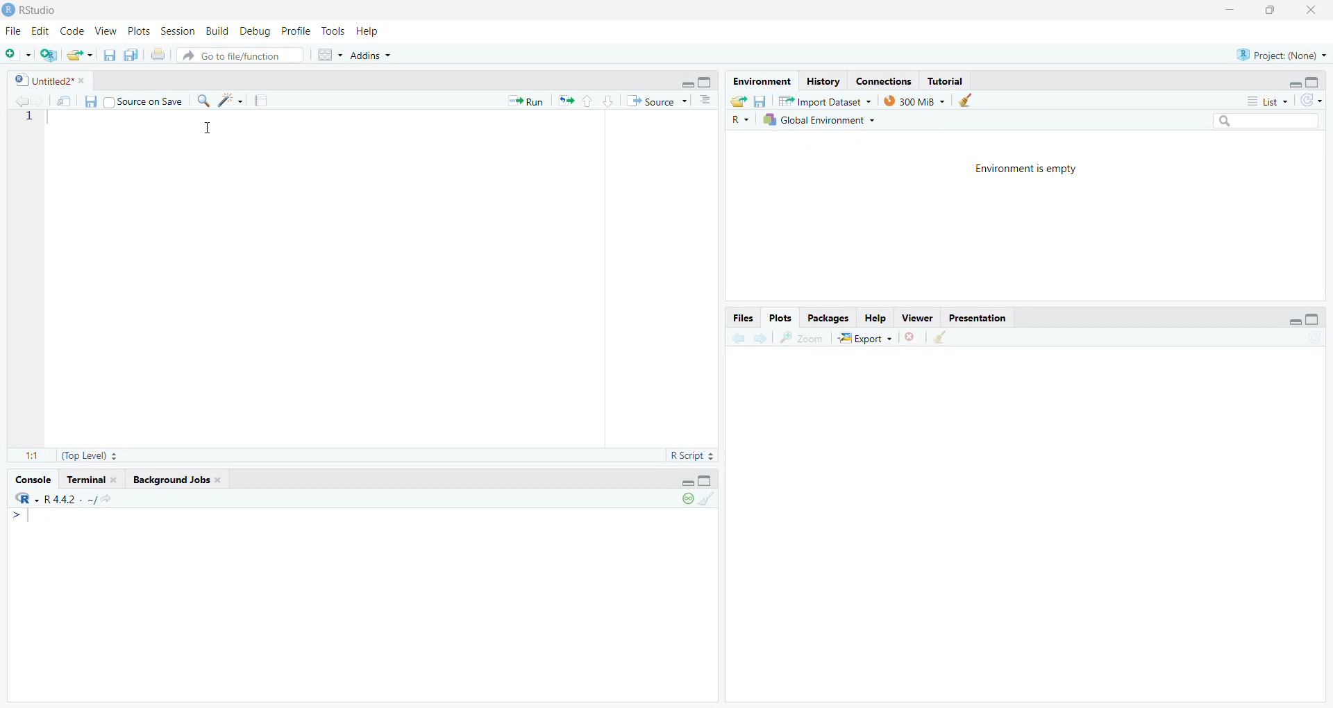 Image resolution: width=1333 pixels, height=708 pixels. What do you see at coordinates (686, 83) in the screenshot?
I see `hide r script` at bounding box center [686, 83].